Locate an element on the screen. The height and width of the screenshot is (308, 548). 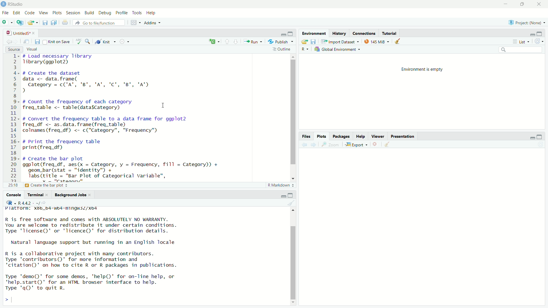
maximize is located at coordinates (540, 137).